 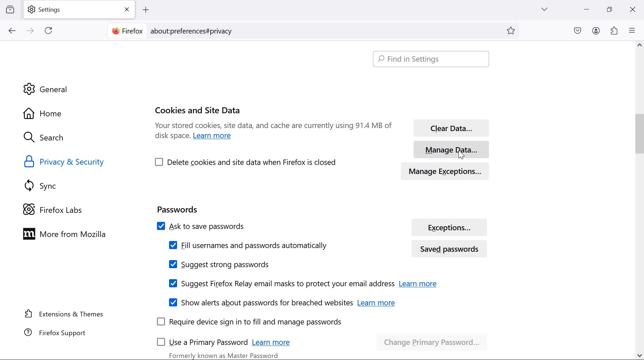 I want to click on restore down, so click(x=610, y=9).